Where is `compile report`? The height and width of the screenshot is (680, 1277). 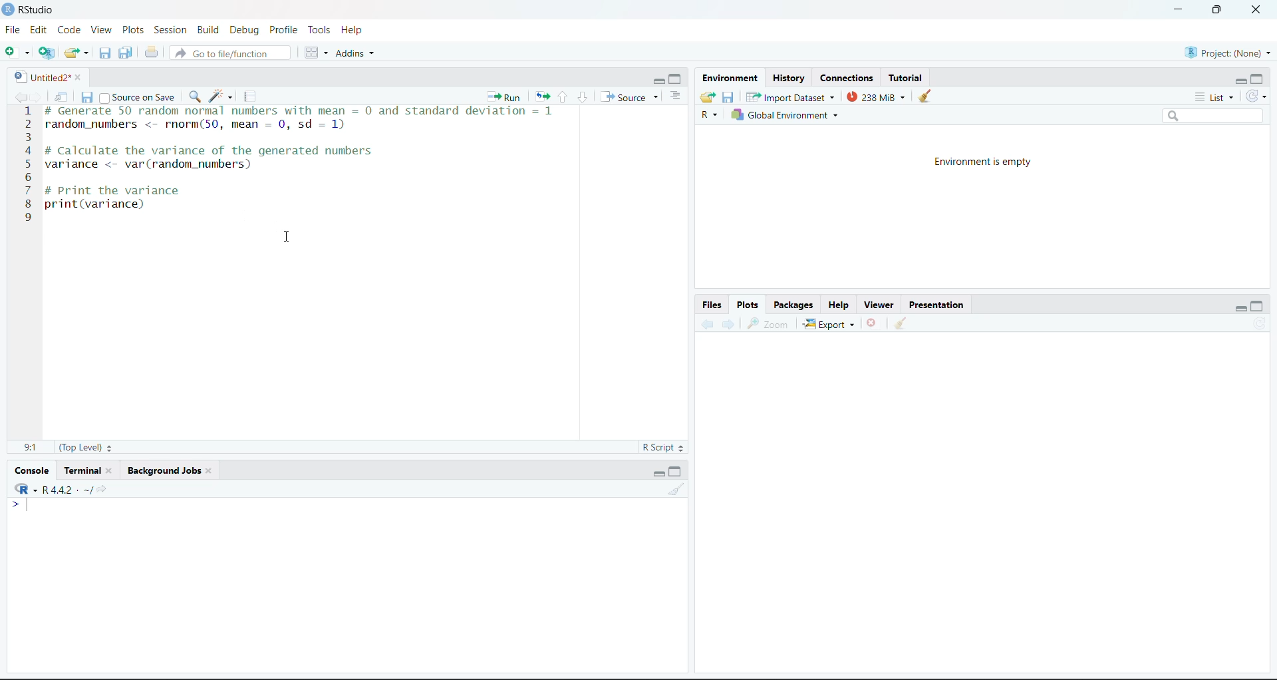
compile report is located at coordinates (250, 96).